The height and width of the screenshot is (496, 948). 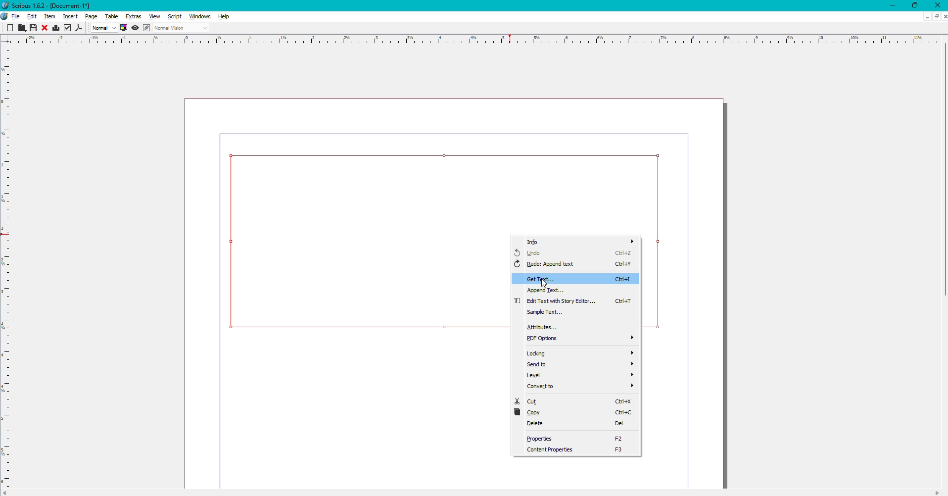 I want to click on Send to, so click(x=575, y=365).